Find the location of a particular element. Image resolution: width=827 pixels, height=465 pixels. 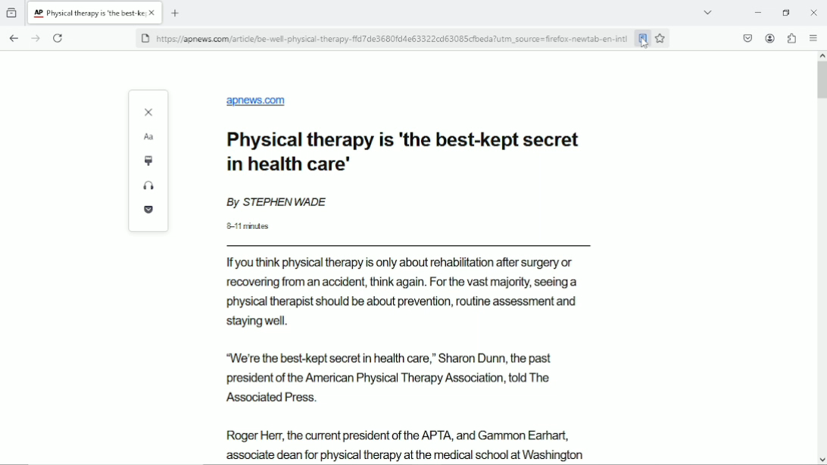

view recent browsing is located at coordinates (13, 14).